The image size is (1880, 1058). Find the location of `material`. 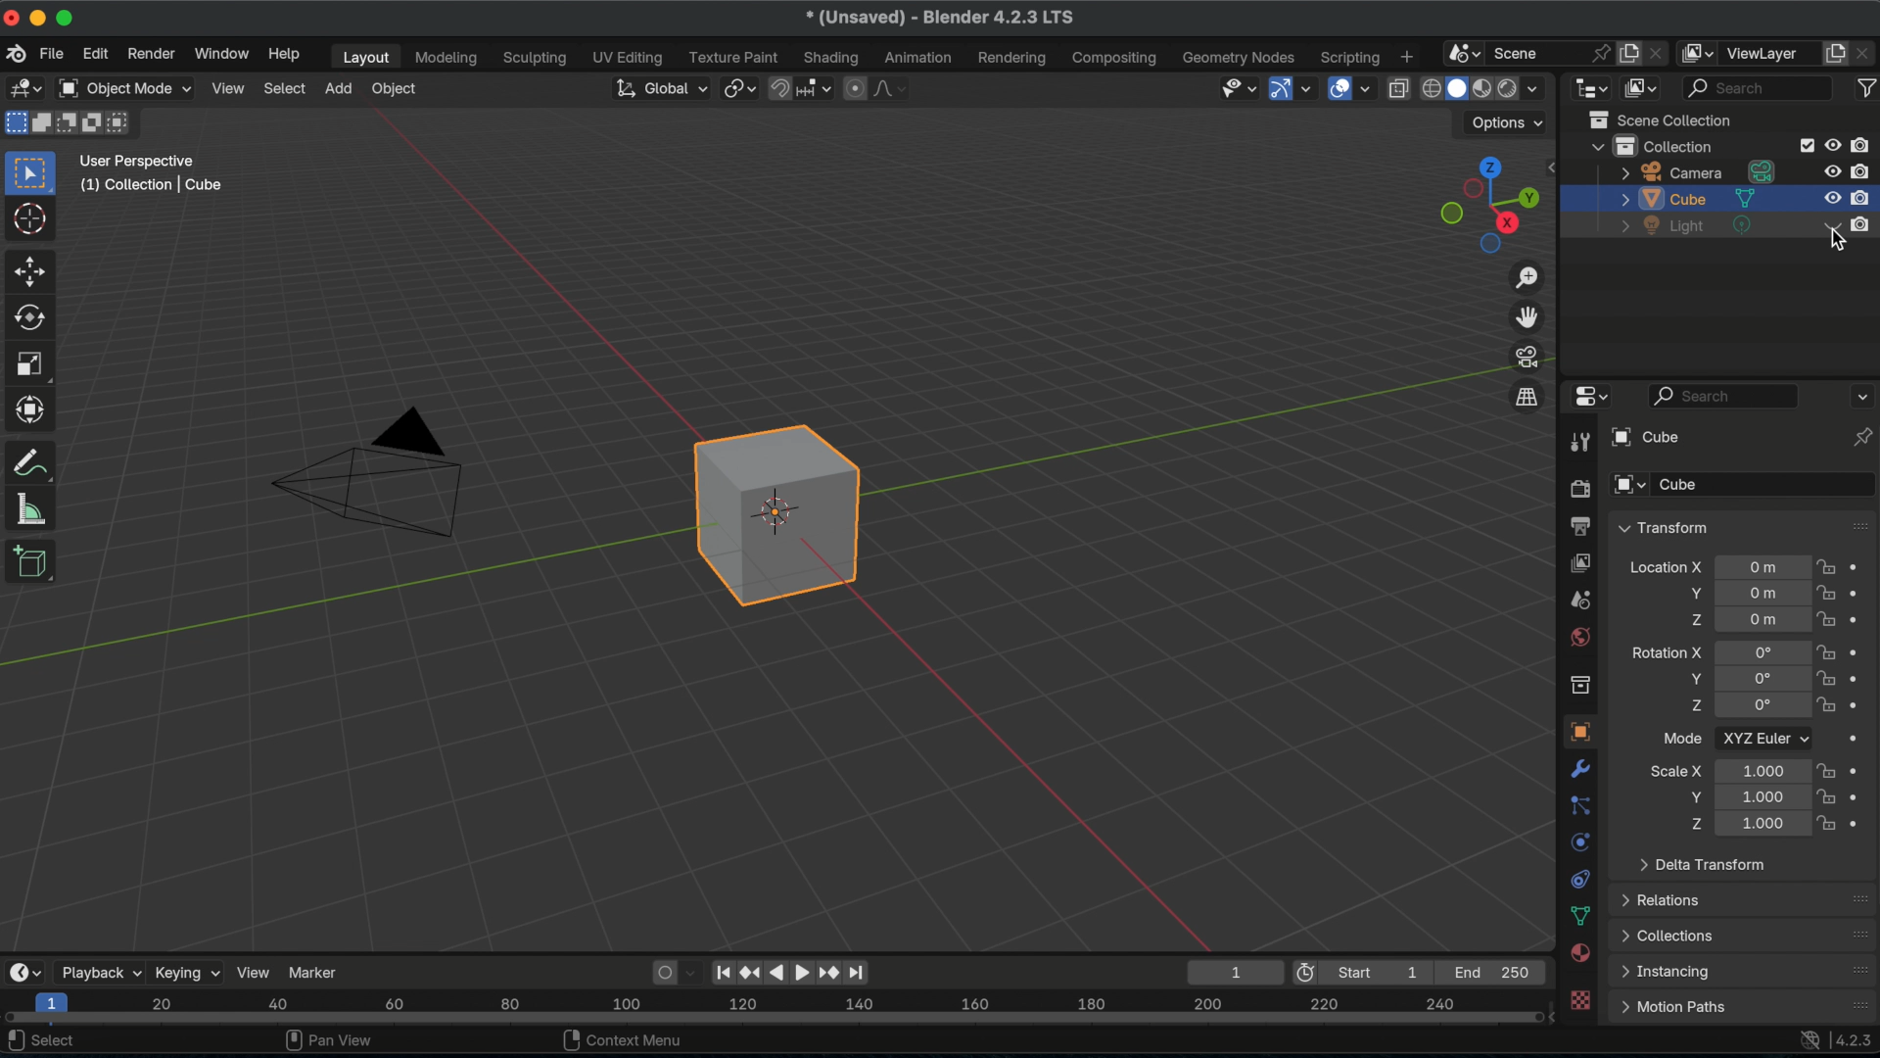

material is located at coordinates (1580, 951).